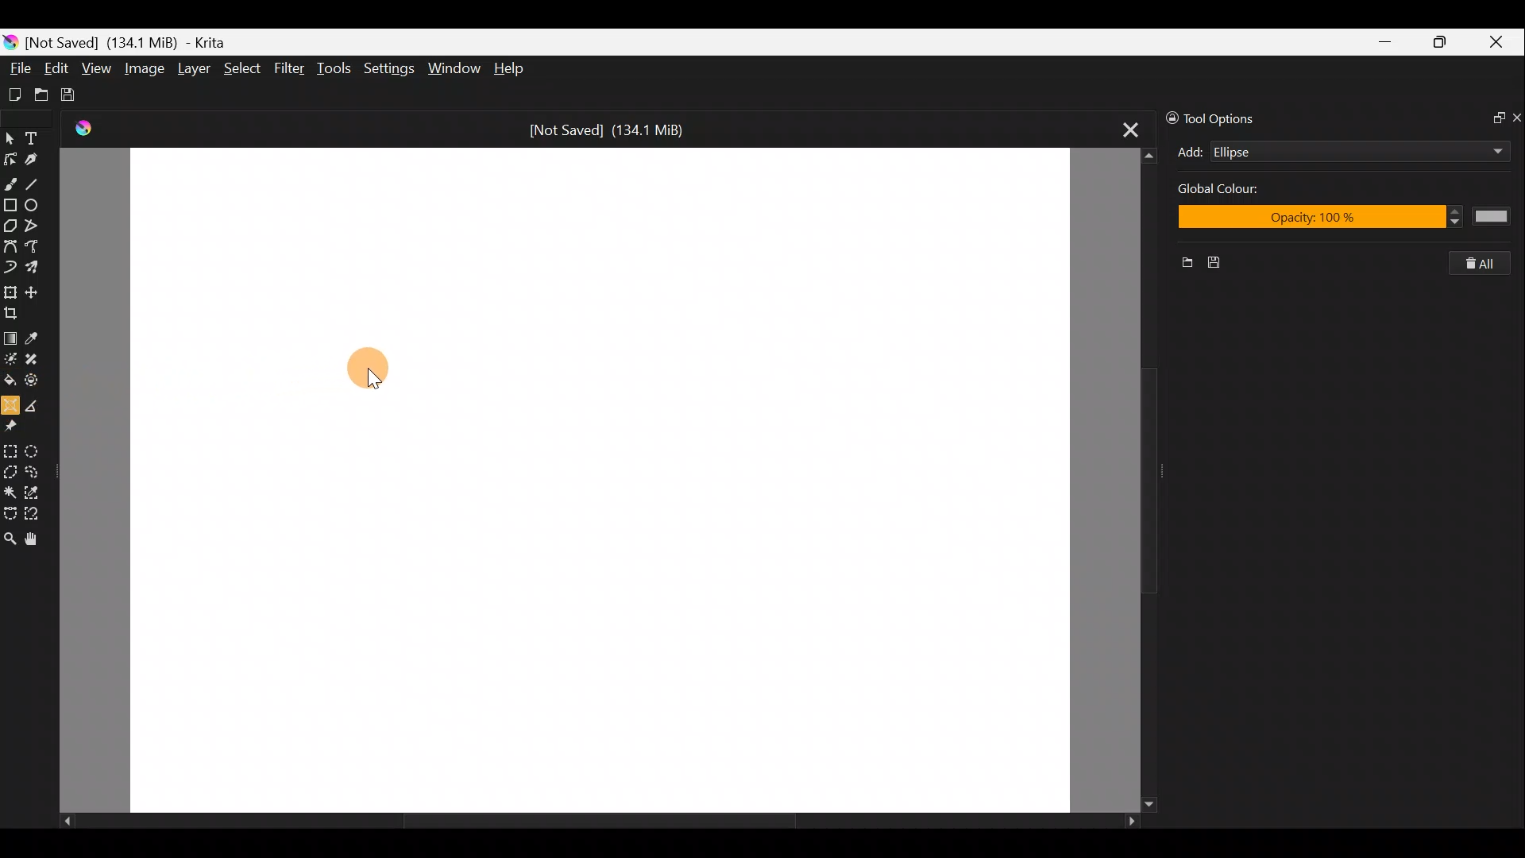 This screenshot has height=858, width=1525. I want to click on Float docker, so click(1492, 119).